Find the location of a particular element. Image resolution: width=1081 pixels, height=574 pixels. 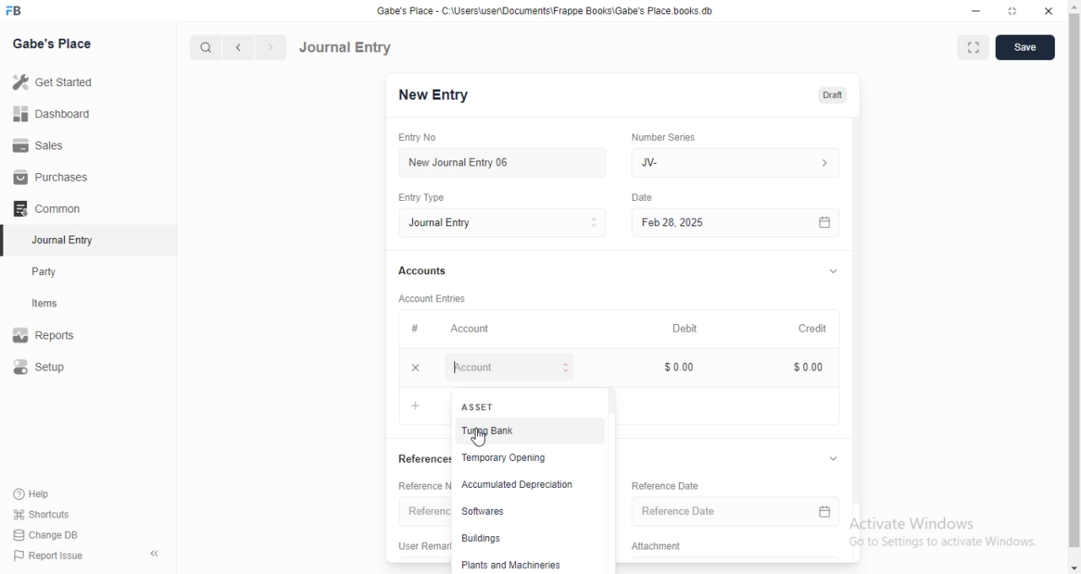

Common is located at coordinates (52, 208).